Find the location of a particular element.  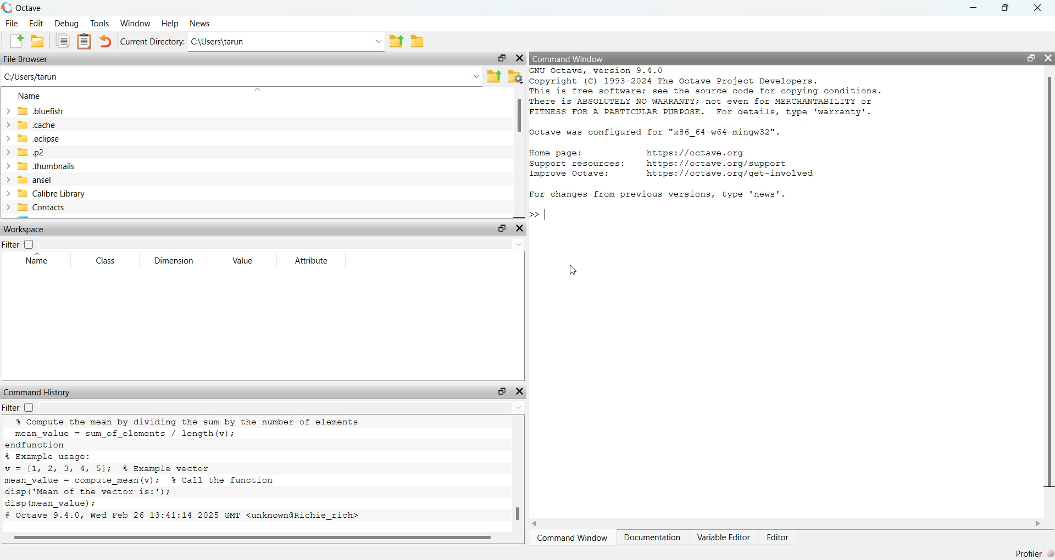

Filter is located at coordinates (19, 244).